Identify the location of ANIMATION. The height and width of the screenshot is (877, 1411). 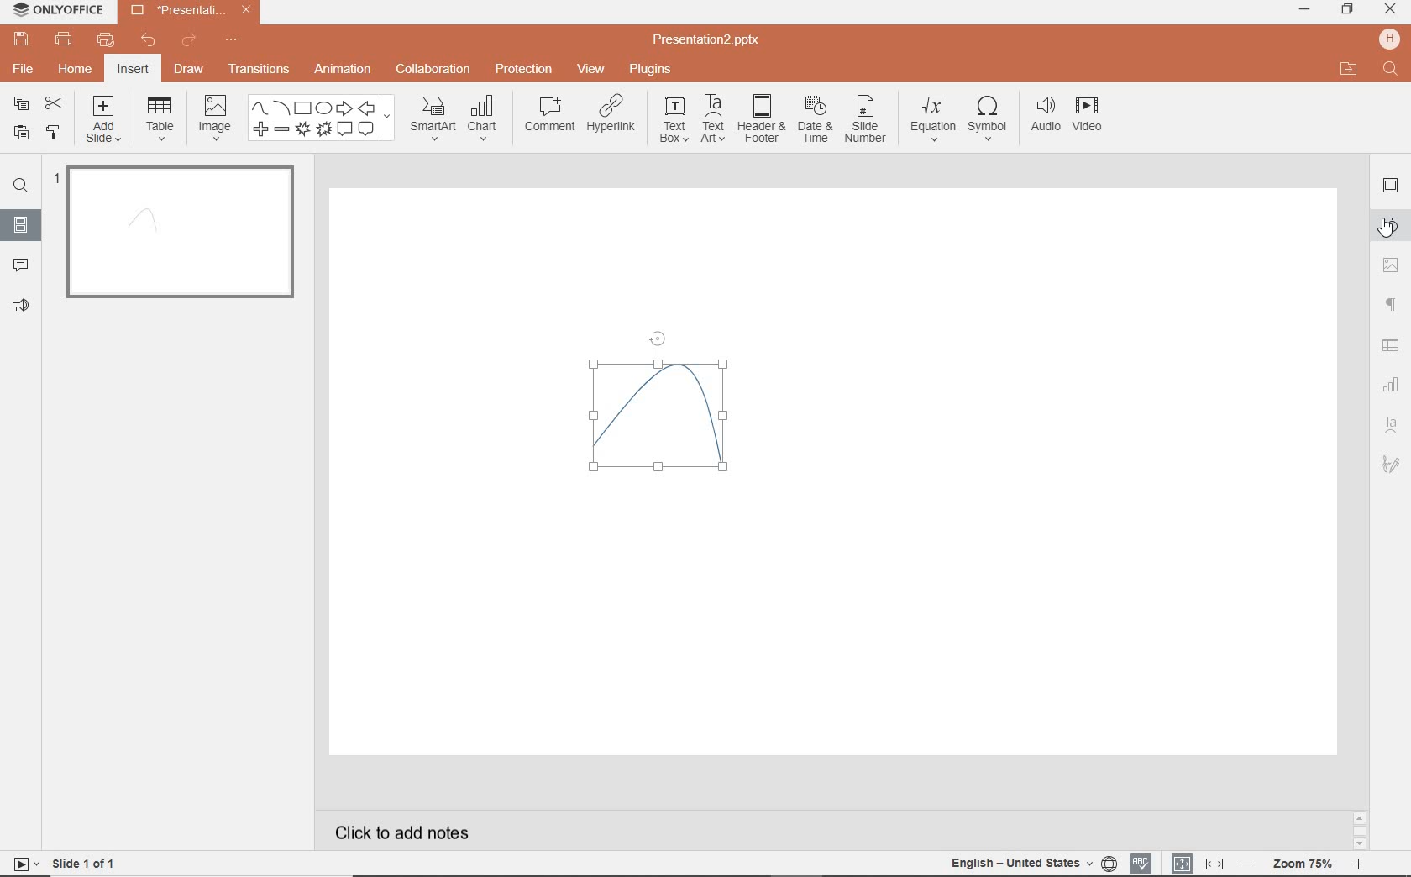
(346, 70).